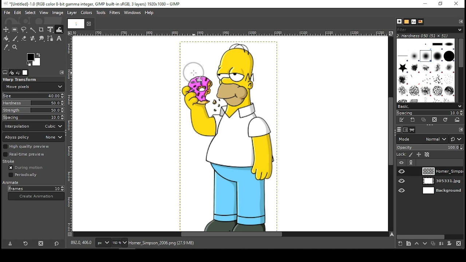  What do you see at coordinates (417, 245) in the screenshot?
I see `move layer one step up` at bounding box center [417, 245].